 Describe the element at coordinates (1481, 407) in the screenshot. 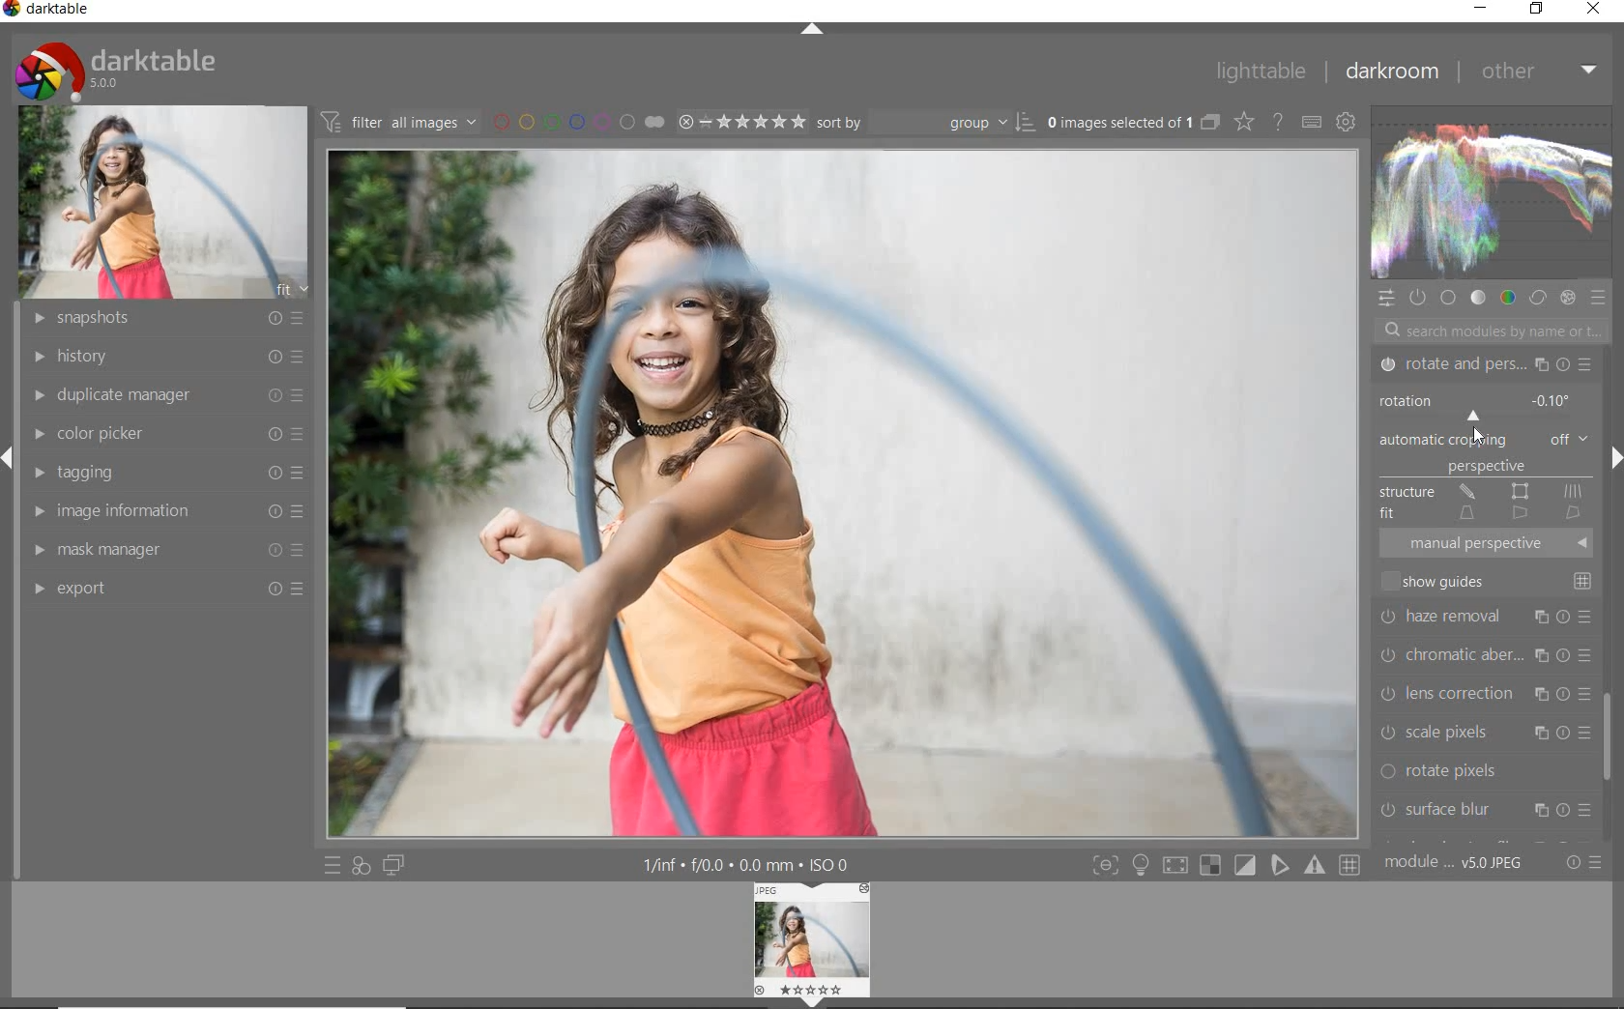

I see `ROTATION` at that location.